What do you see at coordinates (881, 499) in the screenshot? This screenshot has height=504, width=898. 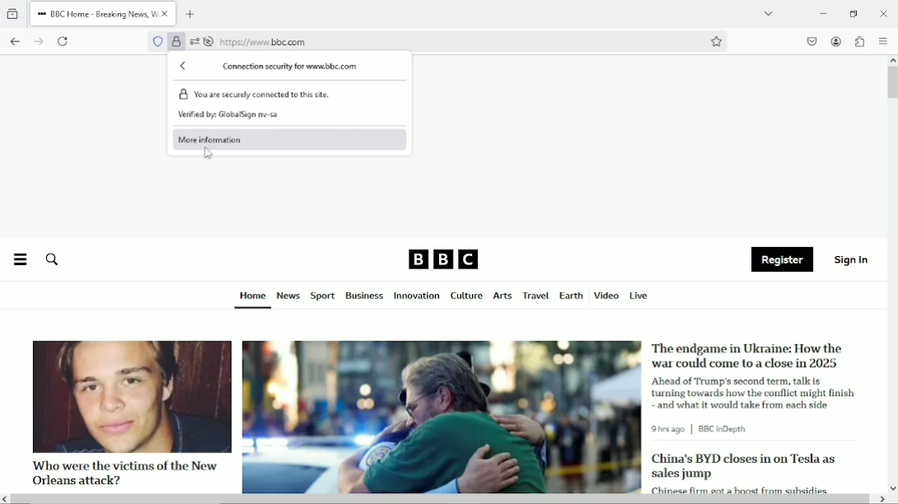 I see `scroll right` at bounding box center [881, 499].